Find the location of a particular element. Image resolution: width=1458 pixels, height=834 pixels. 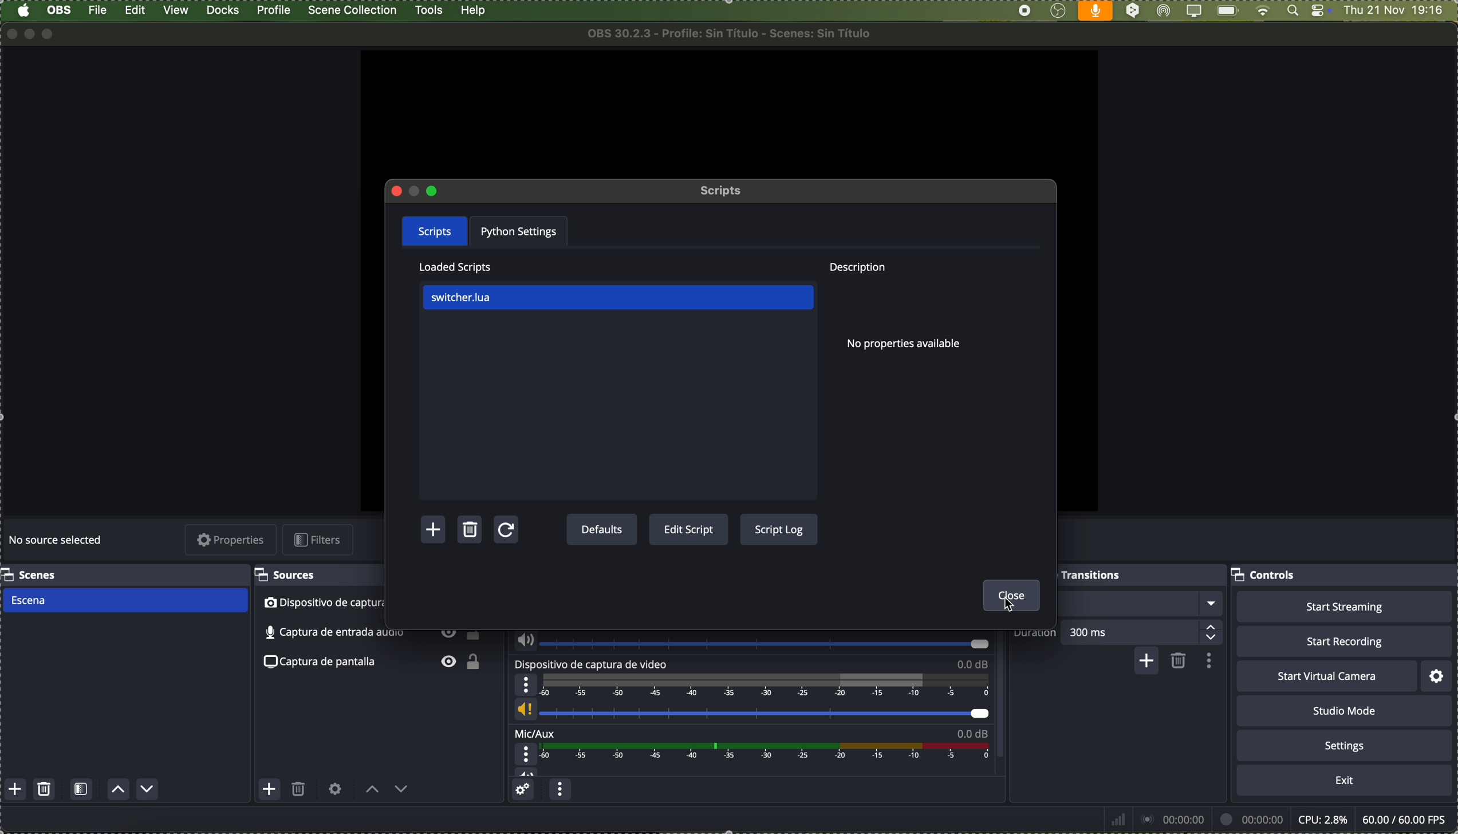

scene transitions is located at coordinates (1091, 575).